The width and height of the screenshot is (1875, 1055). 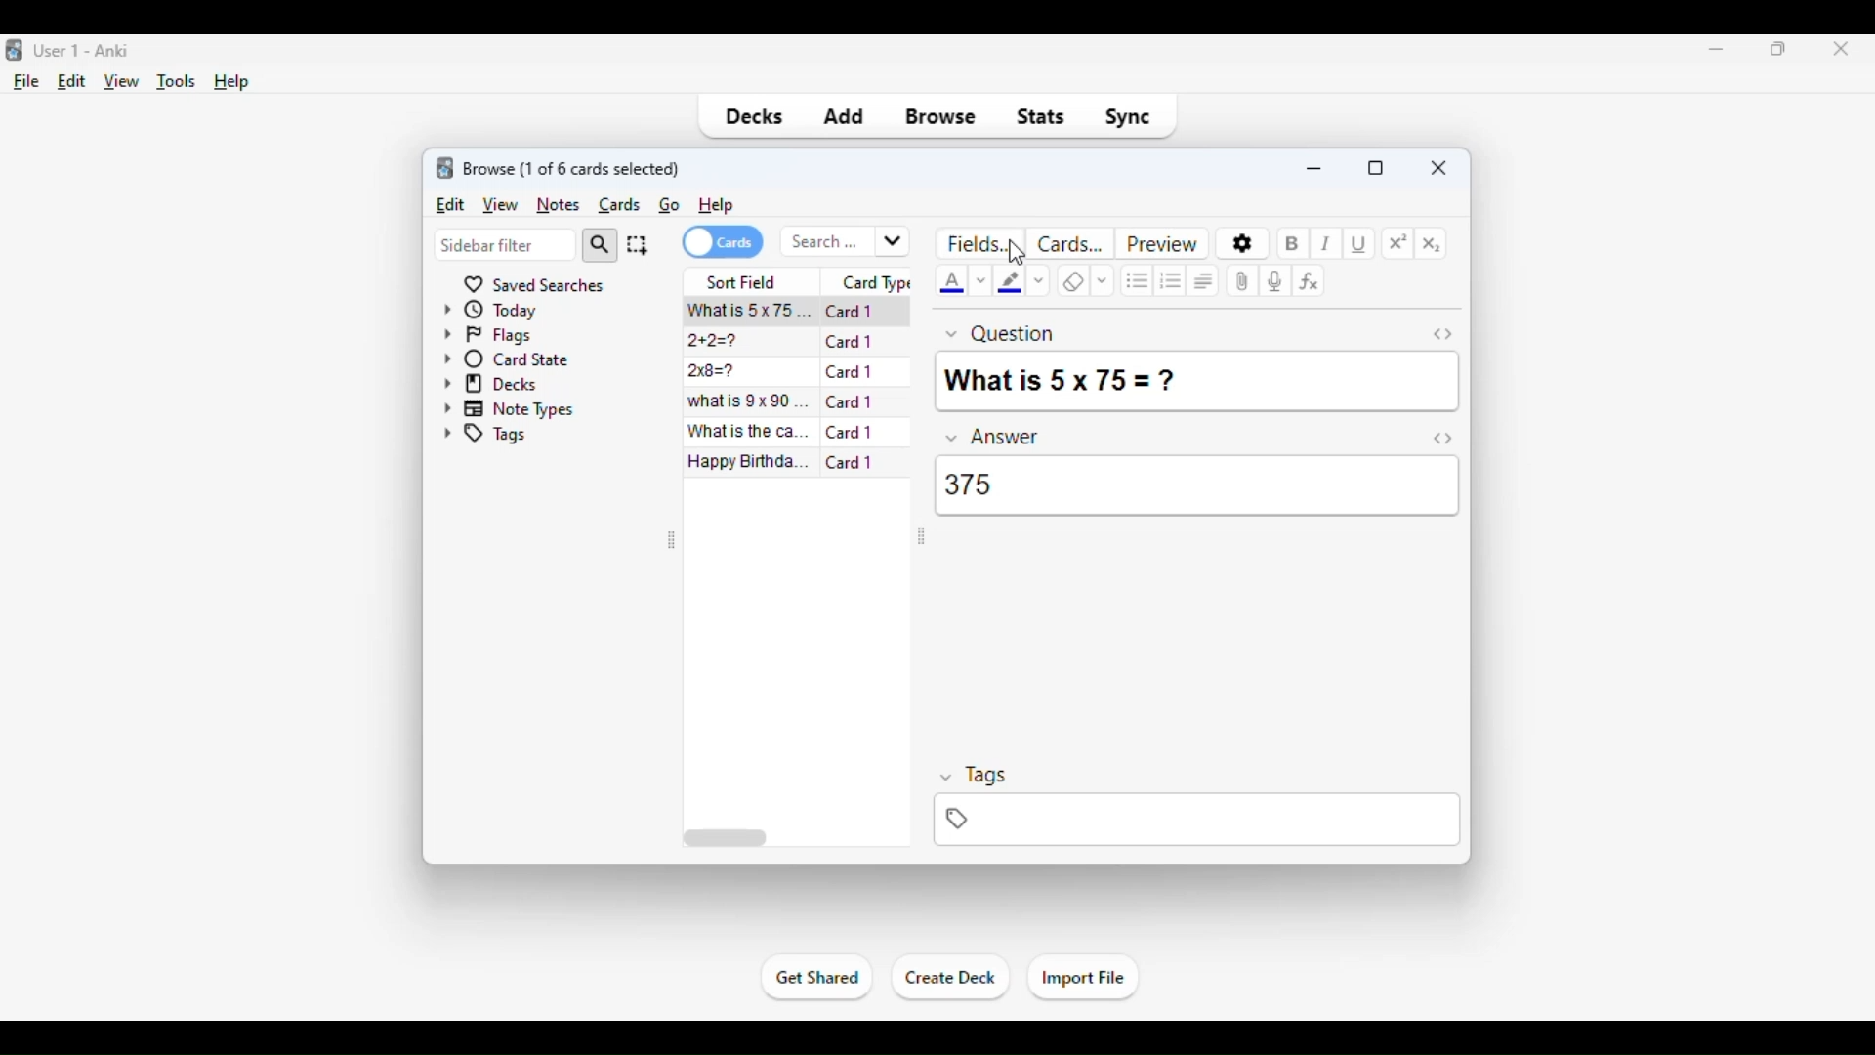 I want to click on close, so click(x=1835, y=50).